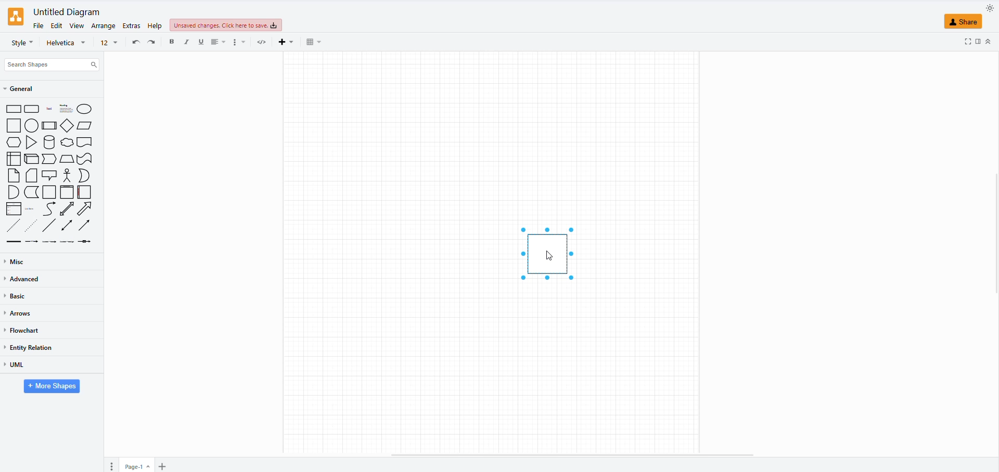 The image size is (999, 472). Describe the element at coordinates (218, 42) in the screenshot. I see `align` at that location.